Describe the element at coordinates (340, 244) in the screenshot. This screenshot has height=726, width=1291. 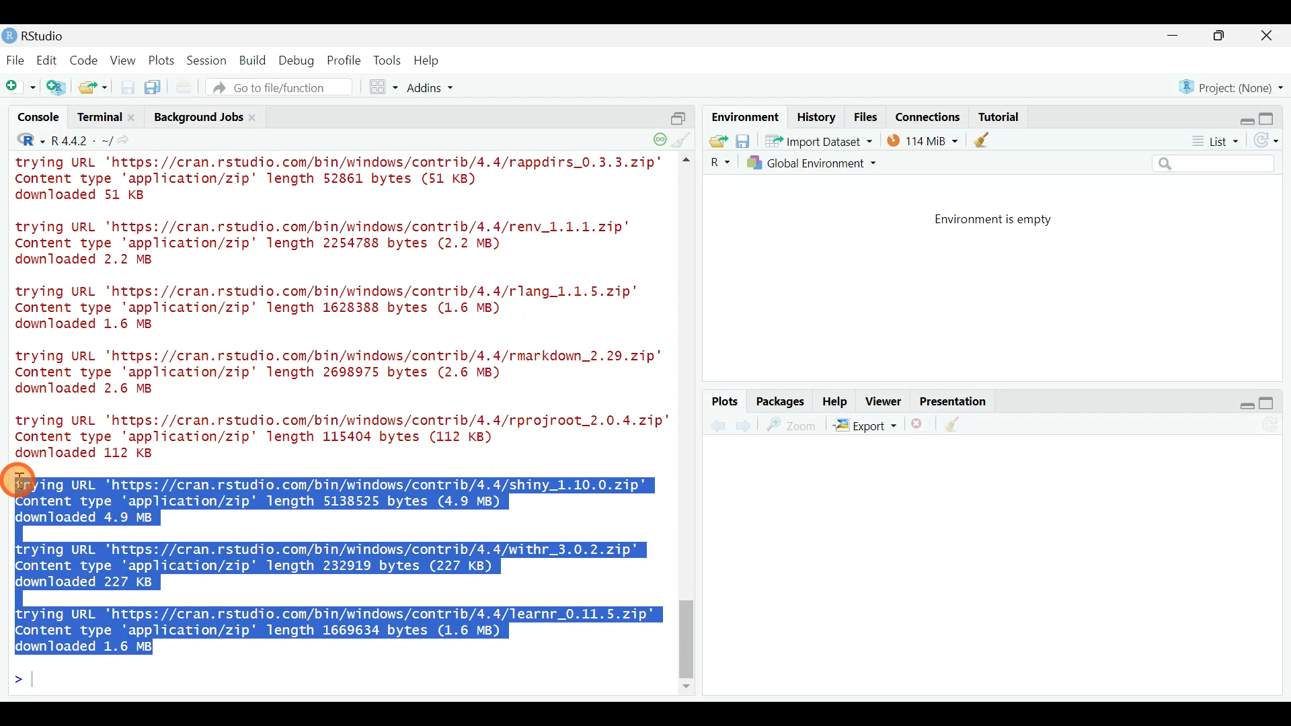
I see `trying URL 'https://cran.rstudio.com/bin/windows/contrib/4.4/renv_1.1.1.zip"
Content type 'application/zip' length 2254788 bytes (2.2 MB)
downloaded 2.2 MB` at that location.